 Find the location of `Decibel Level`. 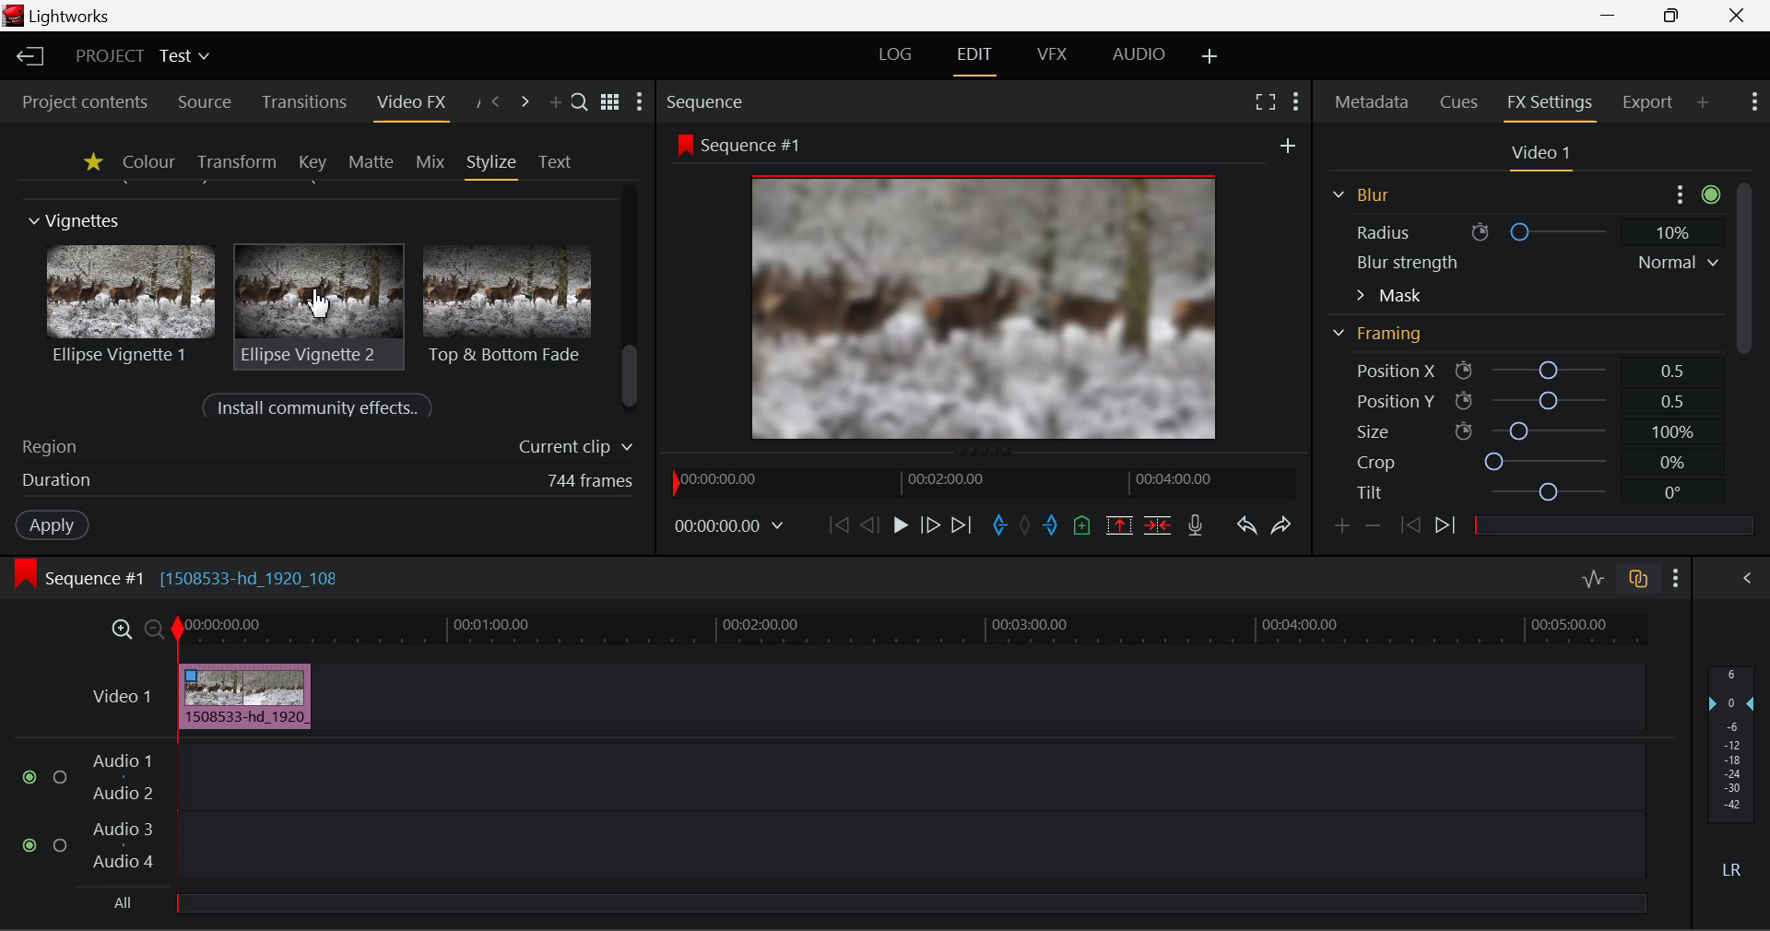

Decibel Level is located at coordinates (1732, 778).